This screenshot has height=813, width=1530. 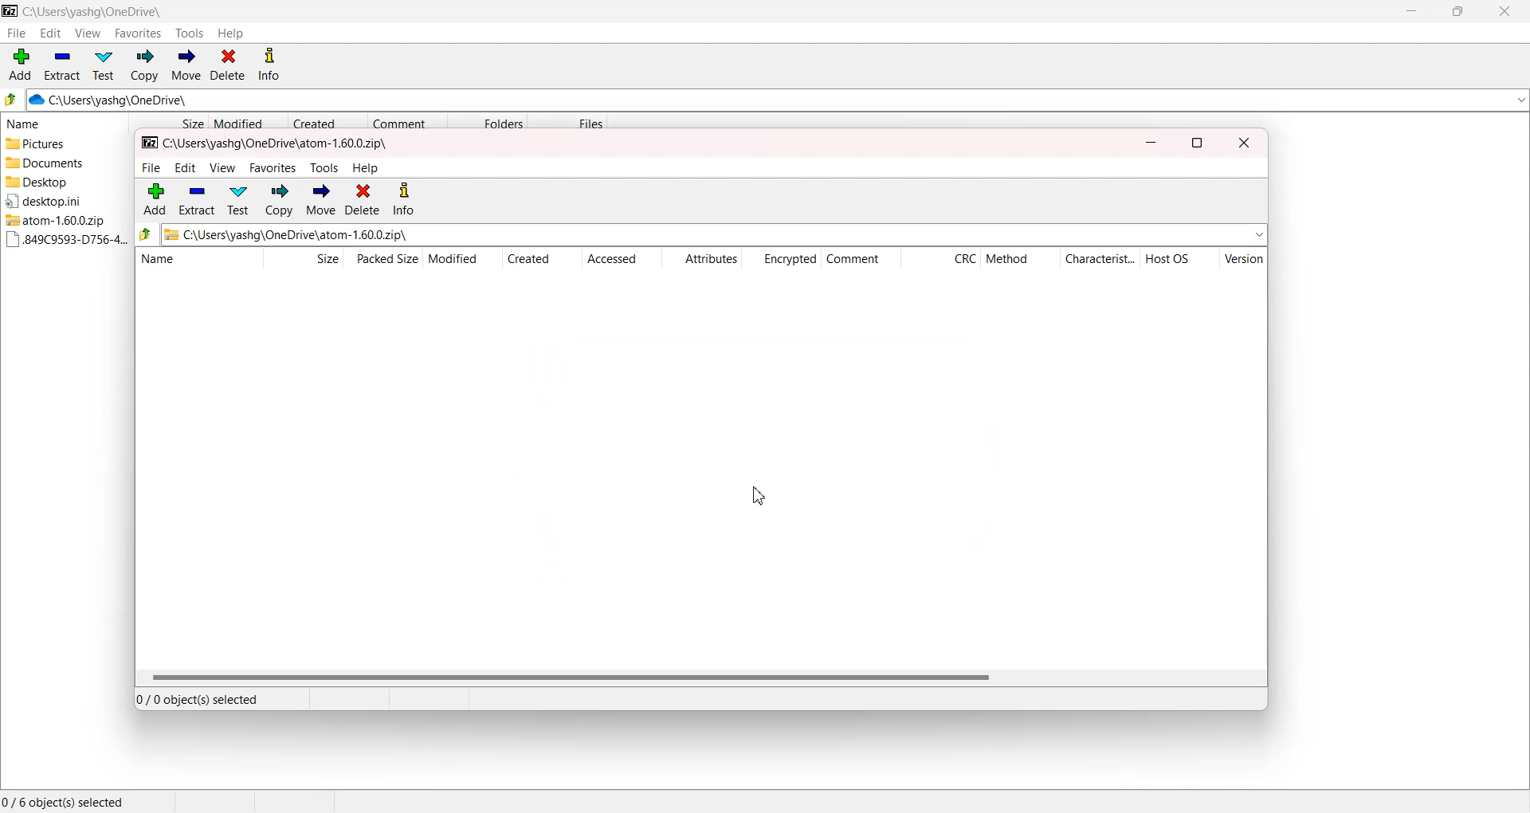 I want to click on Add, so click(x=21, y=65).